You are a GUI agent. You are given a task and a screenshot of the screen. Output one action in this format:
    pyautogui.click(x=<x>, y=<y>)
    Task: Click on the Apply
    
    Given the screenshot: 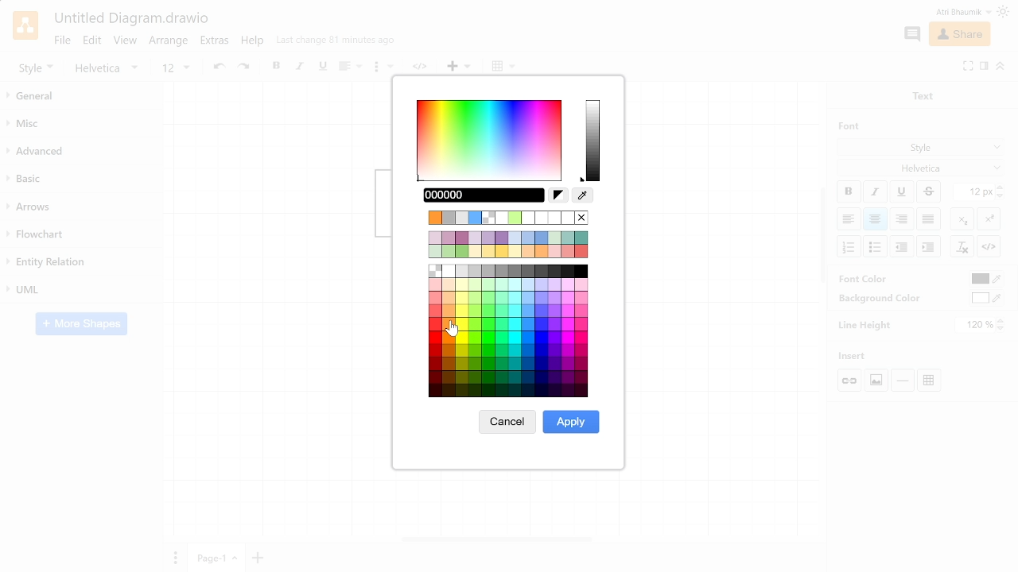 What is the action you would take?
    pyautogui.click(x=571, y=422)
    